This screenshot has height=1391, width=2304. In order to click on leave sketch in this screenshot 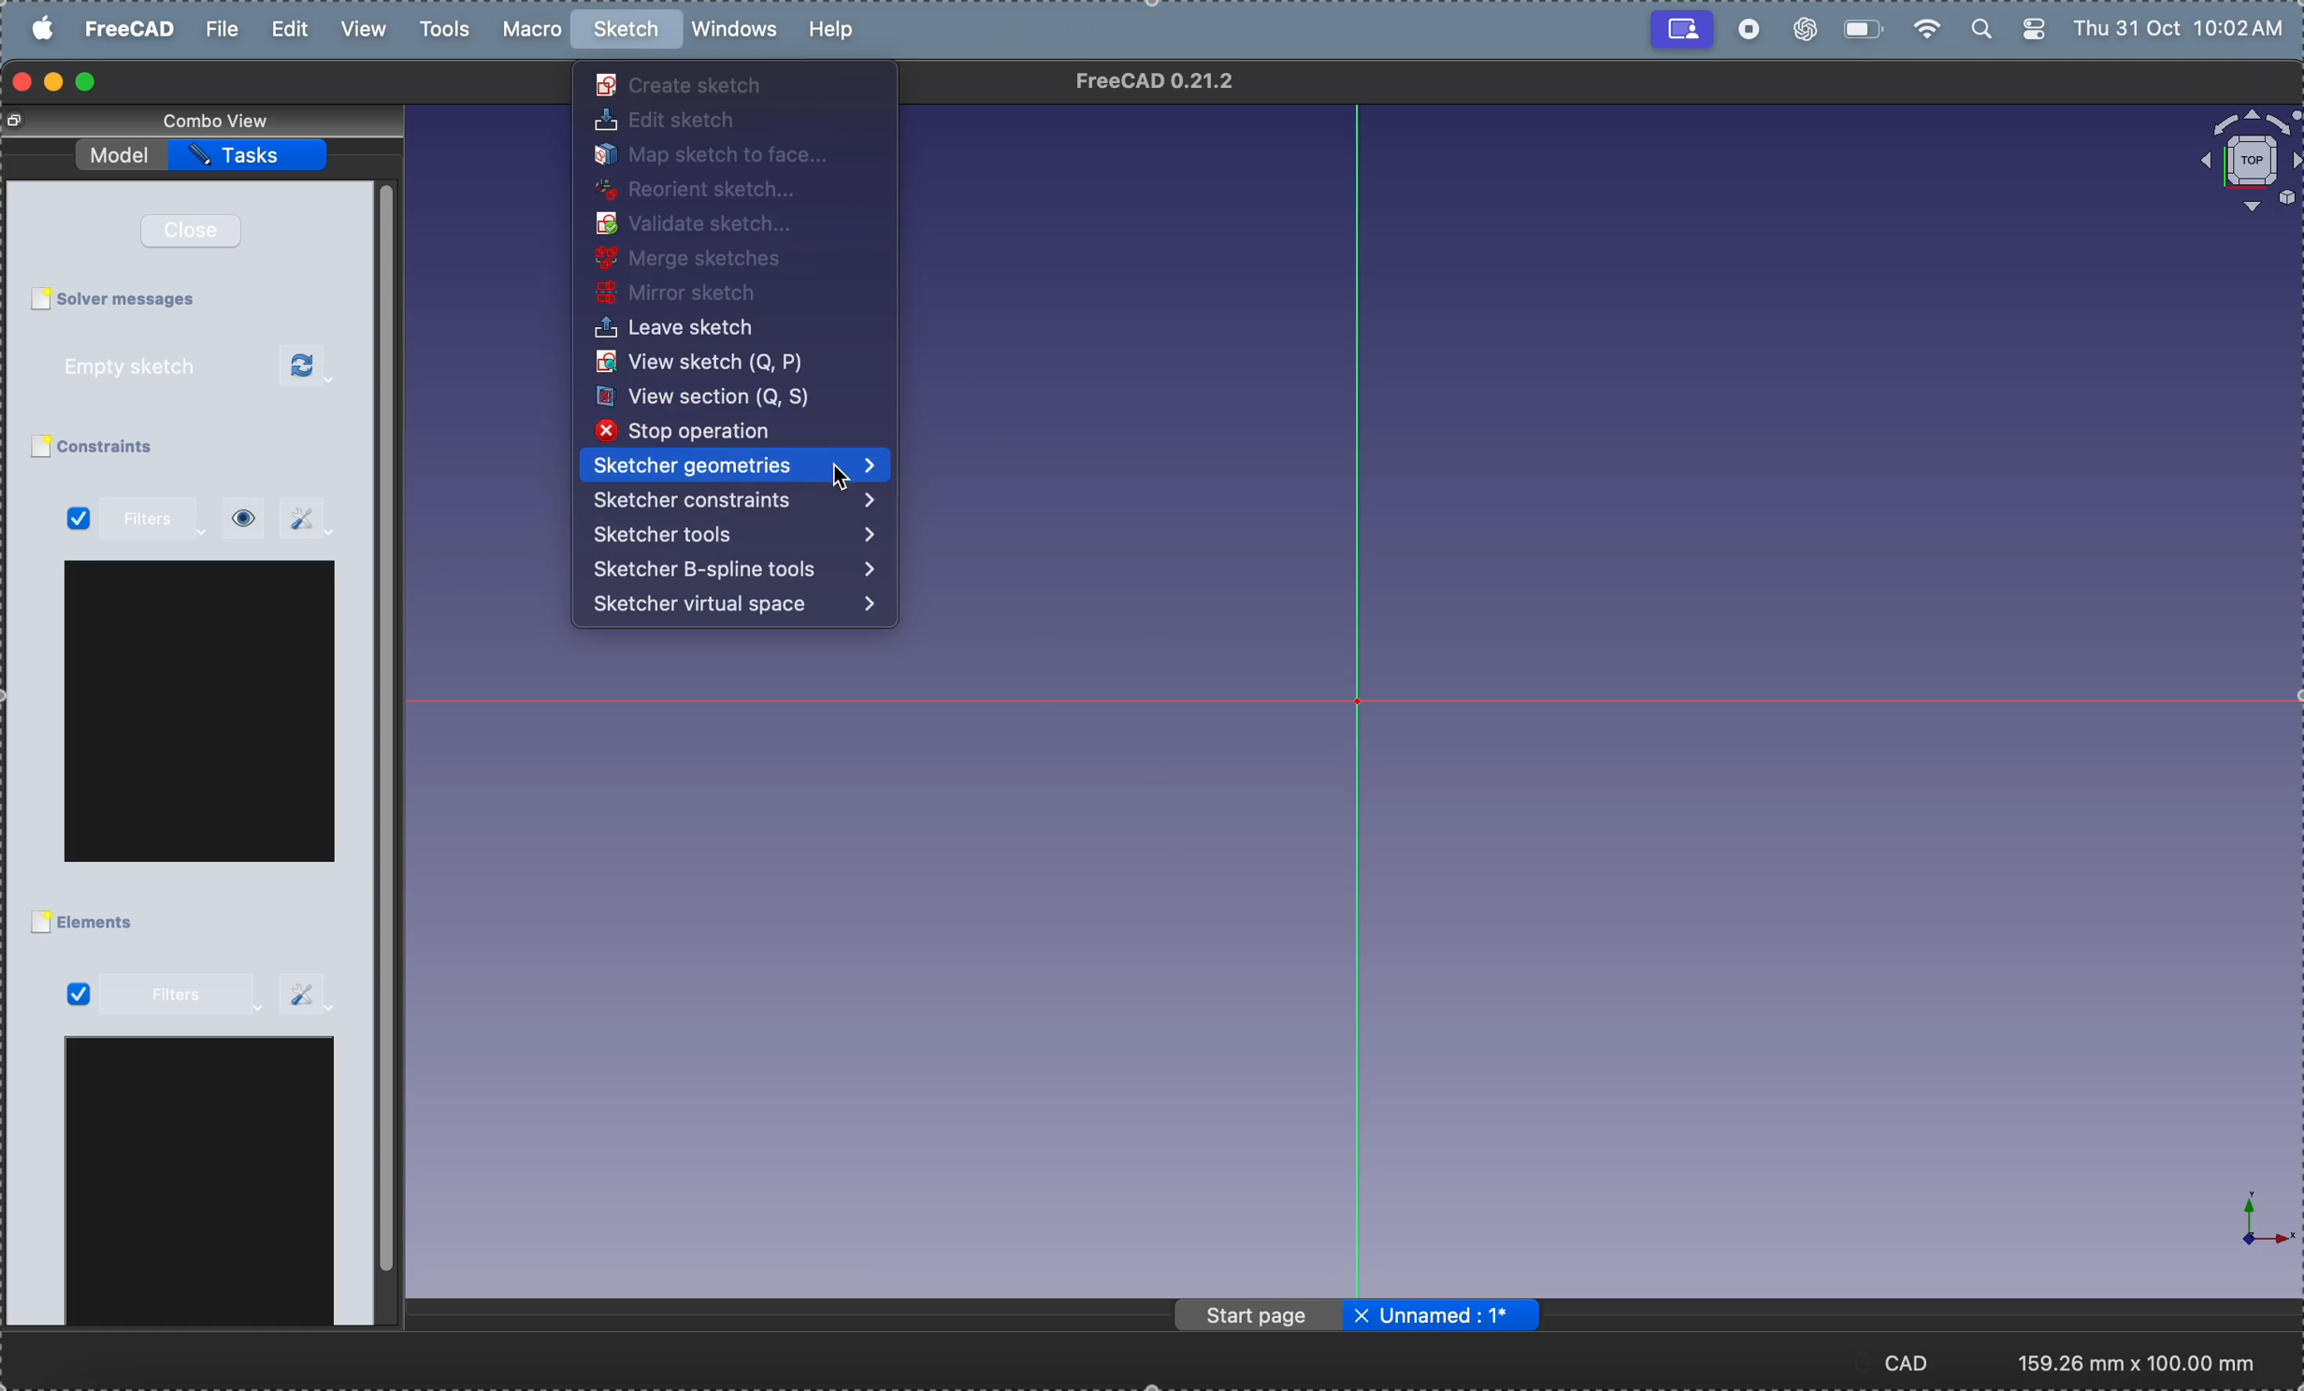, I will do `click(716, 329)`.